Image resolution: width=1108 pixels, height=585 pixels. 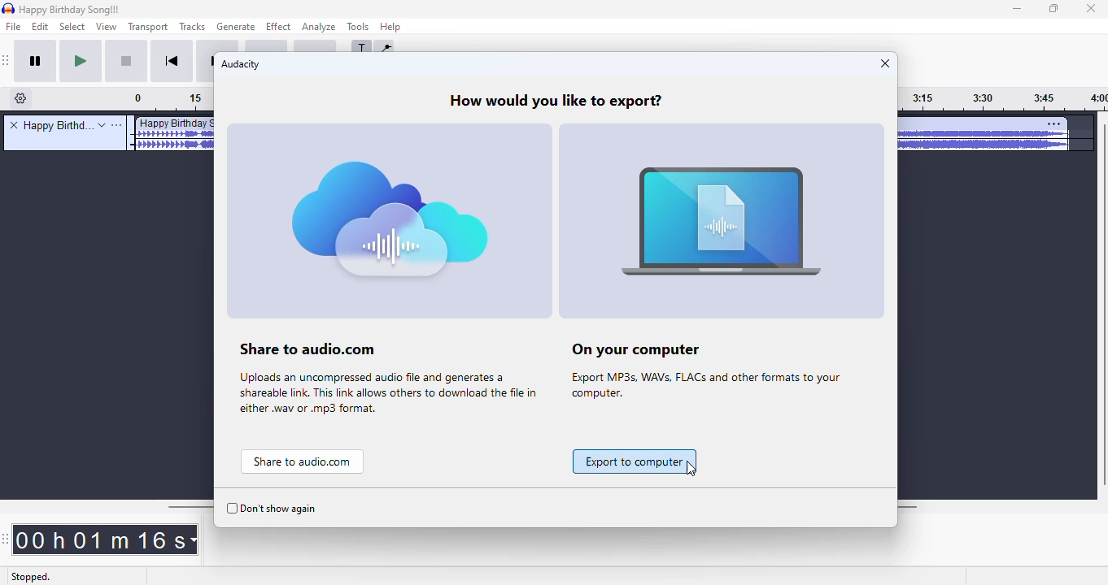 I want to click on vertical scroll bar, so click(x=1101, y=305).